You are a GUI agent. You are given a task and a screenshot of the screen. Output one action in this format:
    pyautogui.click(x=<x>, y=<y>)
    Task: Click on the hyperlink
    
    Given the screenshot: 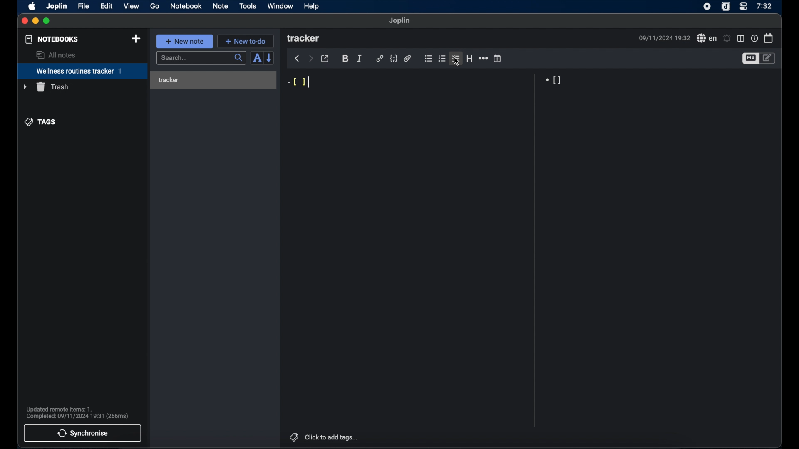 What is the action you would take?
    pyautogui.click(x=380, y=59)
    